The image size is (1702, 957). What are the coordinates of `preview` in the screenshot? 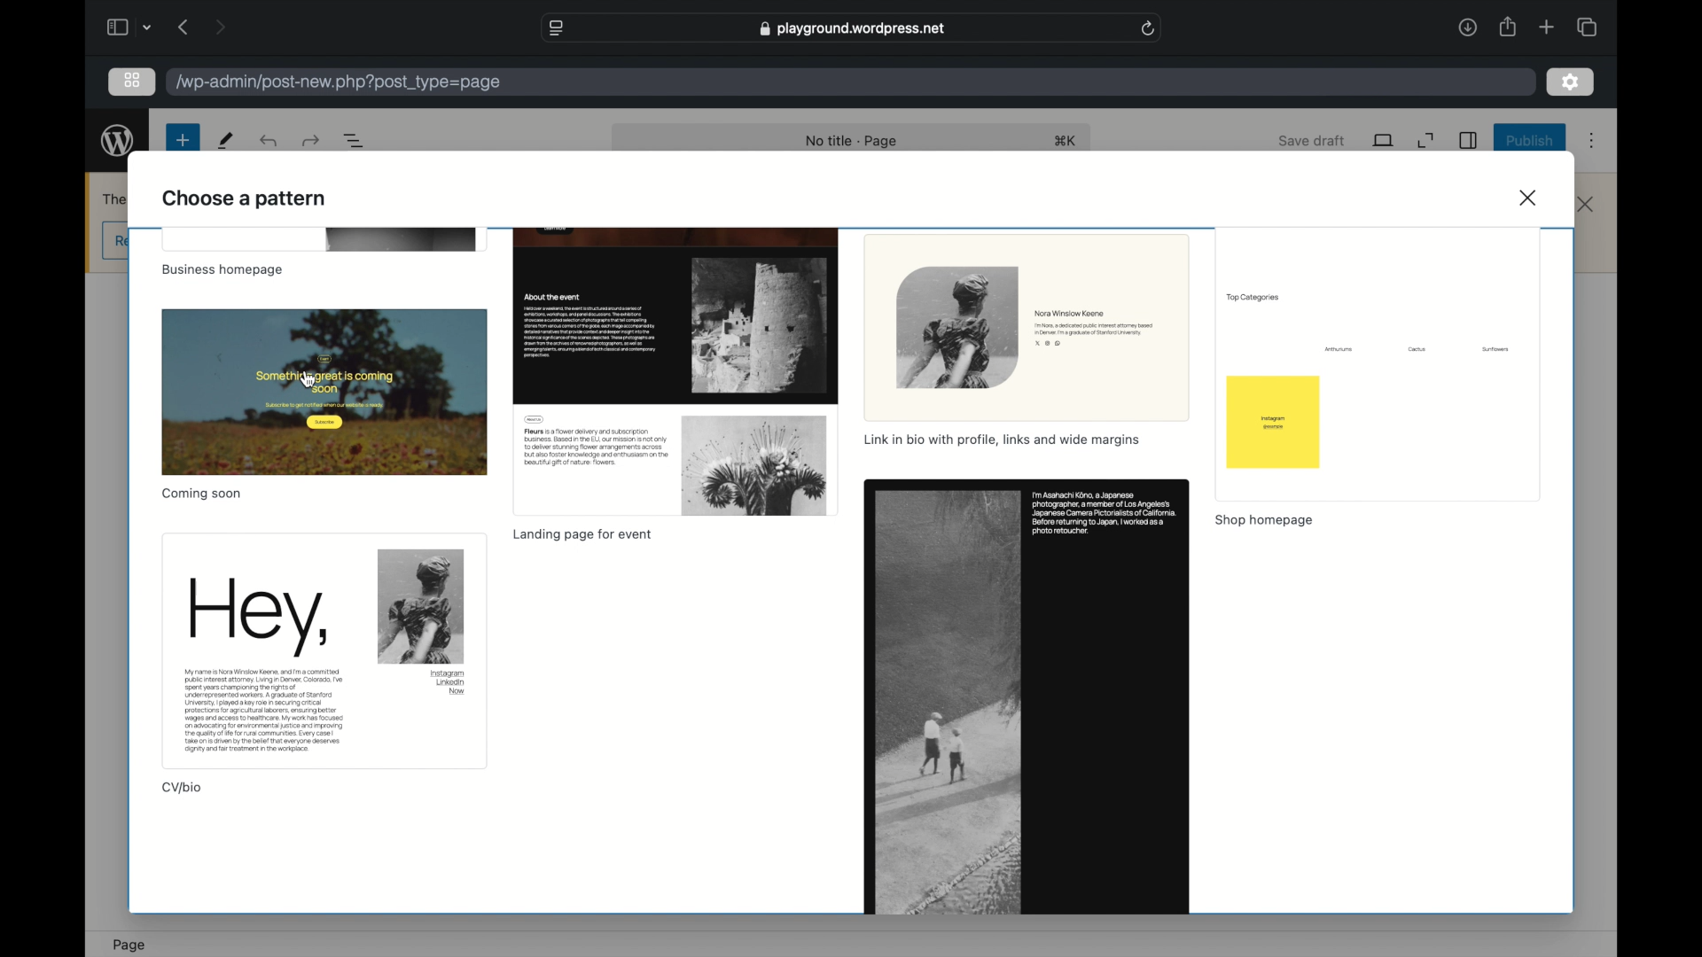 It's located at (1381, 362).